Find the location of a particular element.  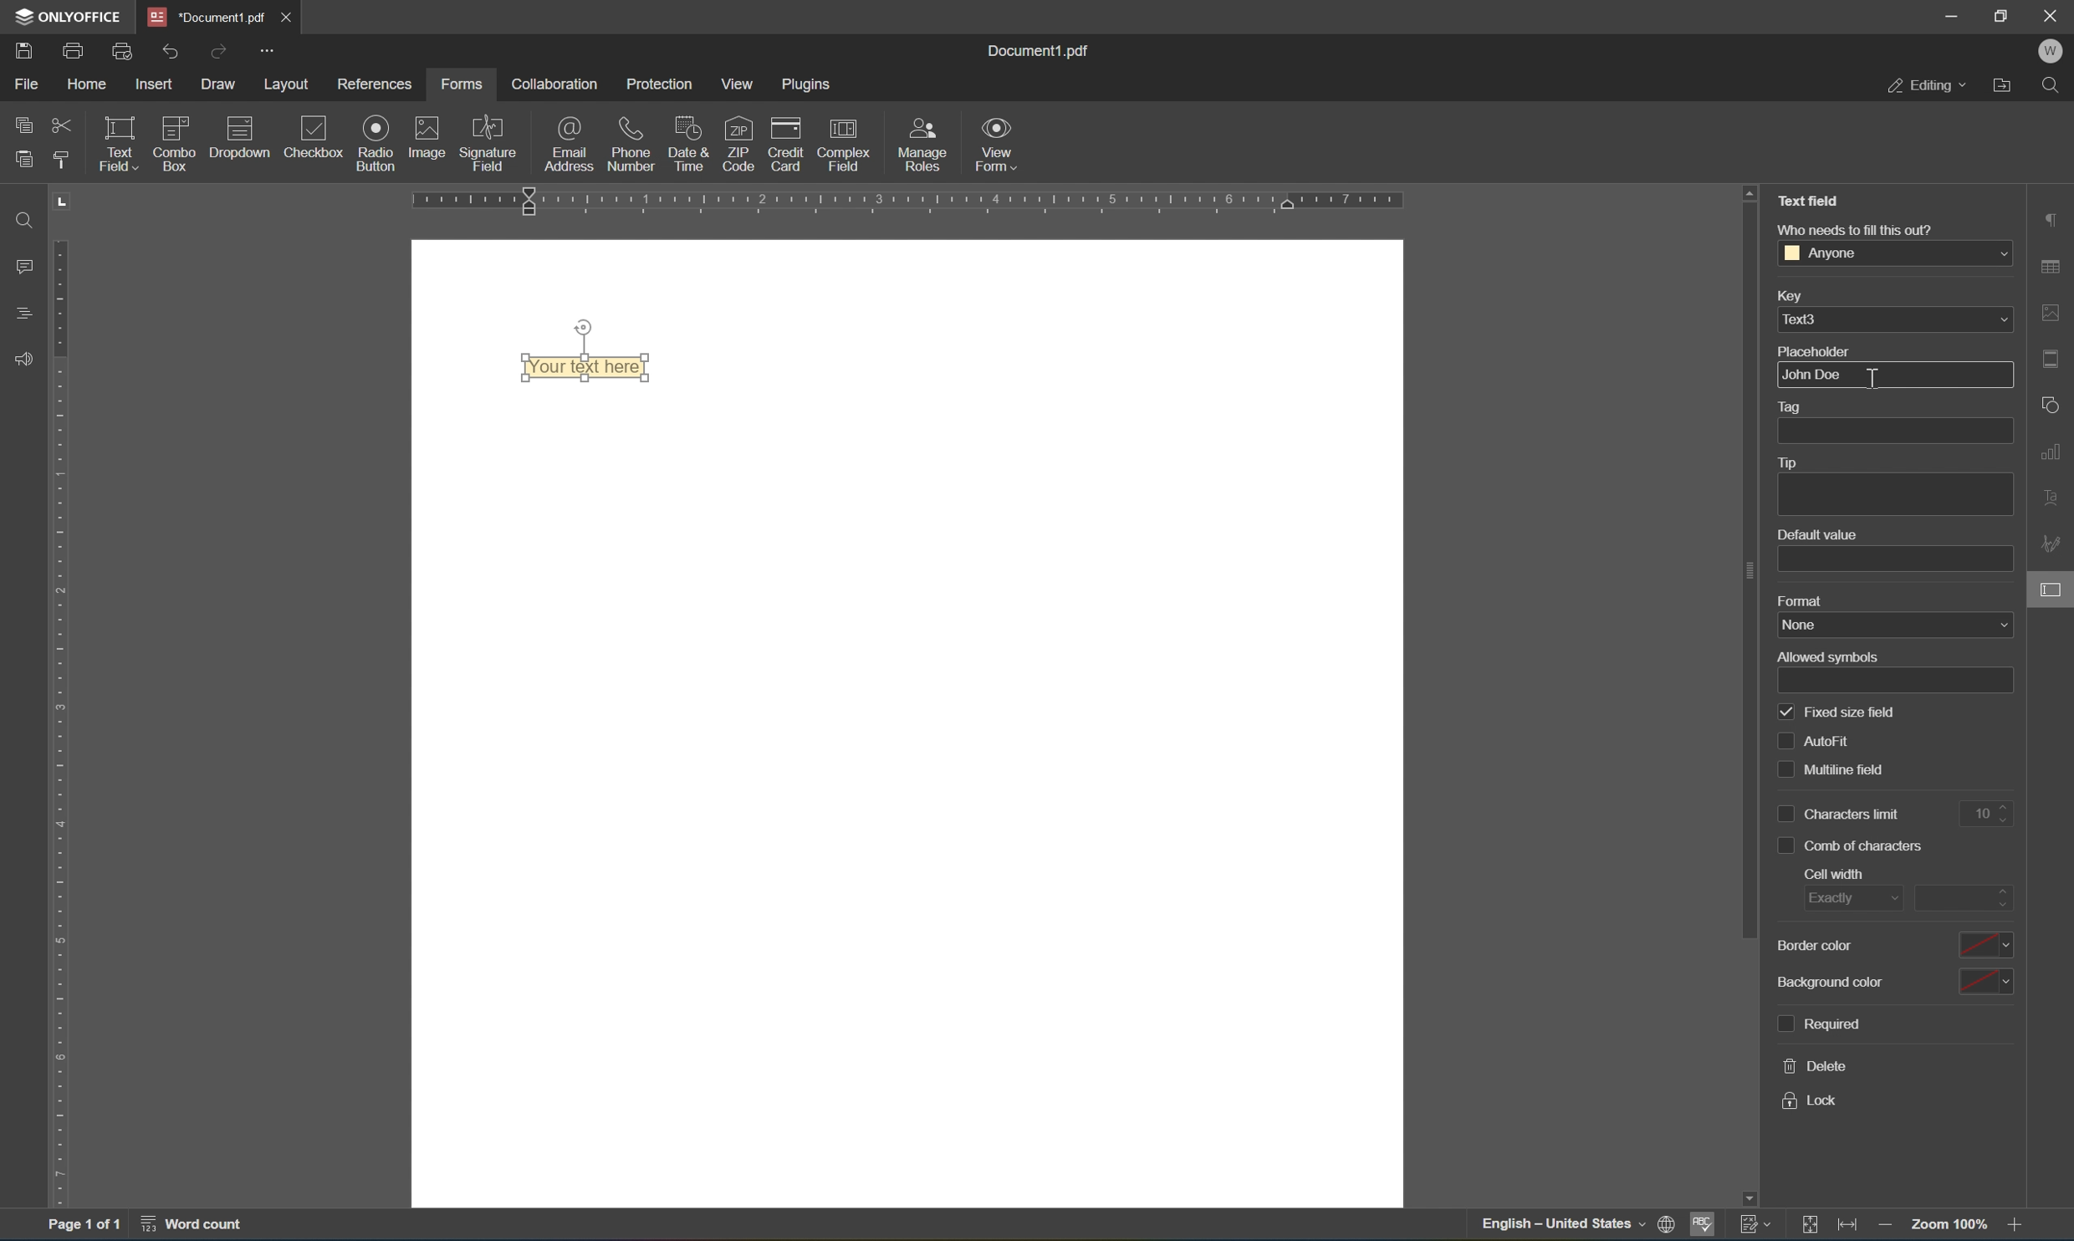

spell checking is located at coordinates (1704, 1226).